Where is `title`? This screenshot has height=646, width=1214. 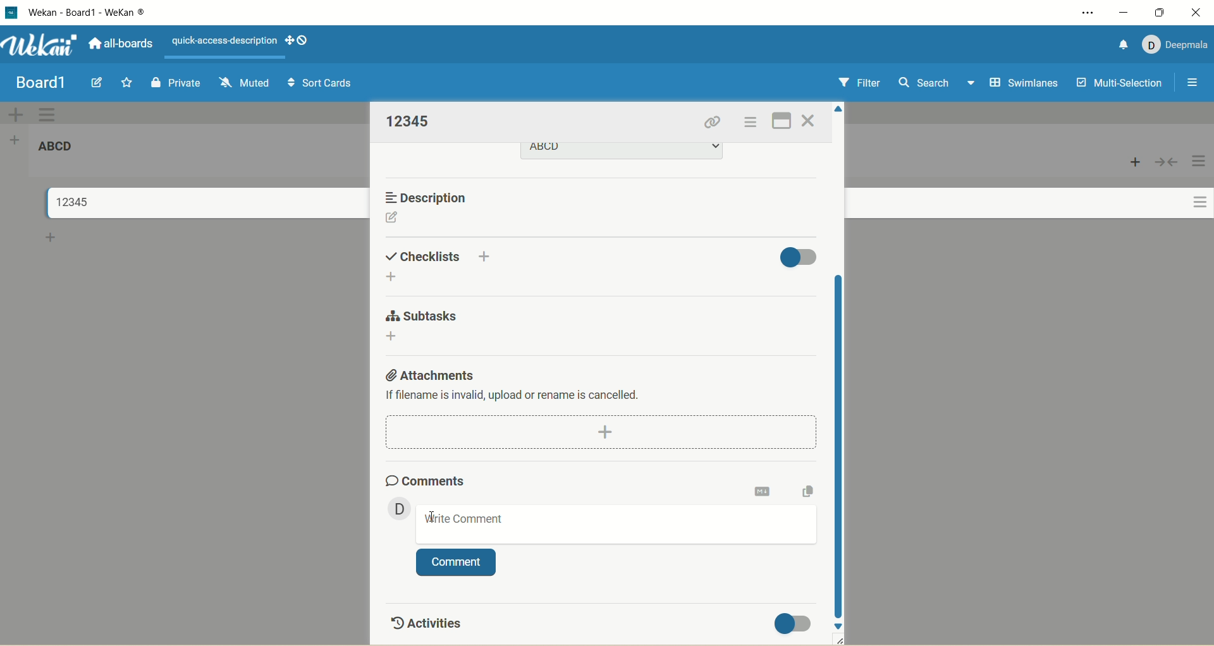 title is located at coordinates (109, 13).